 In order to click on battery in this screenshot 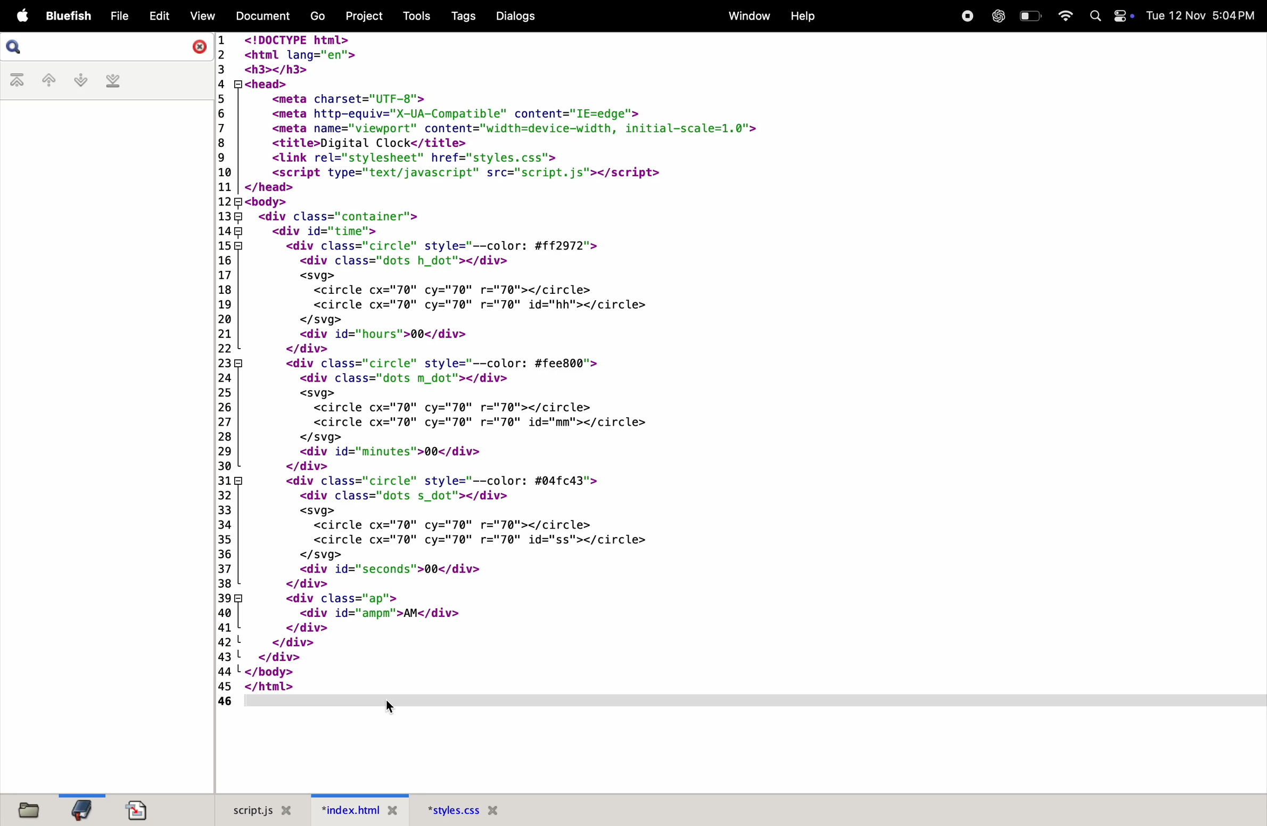, I will do `click(1033, 16)`.